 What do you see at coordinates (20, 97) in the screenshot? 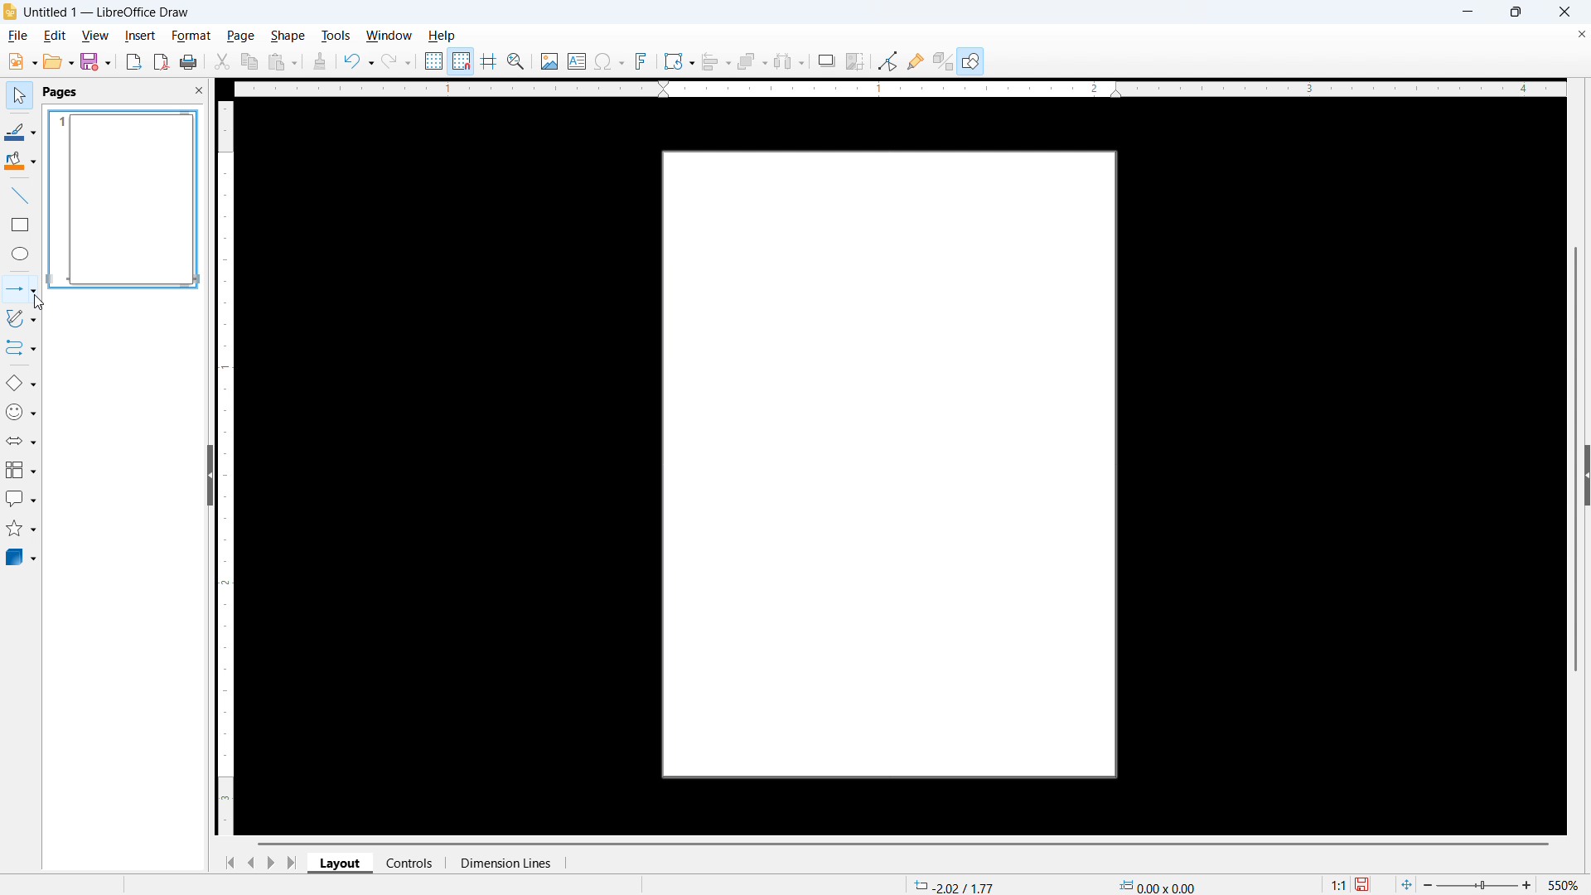
I see `Select ` at bounding box center [20, 97].